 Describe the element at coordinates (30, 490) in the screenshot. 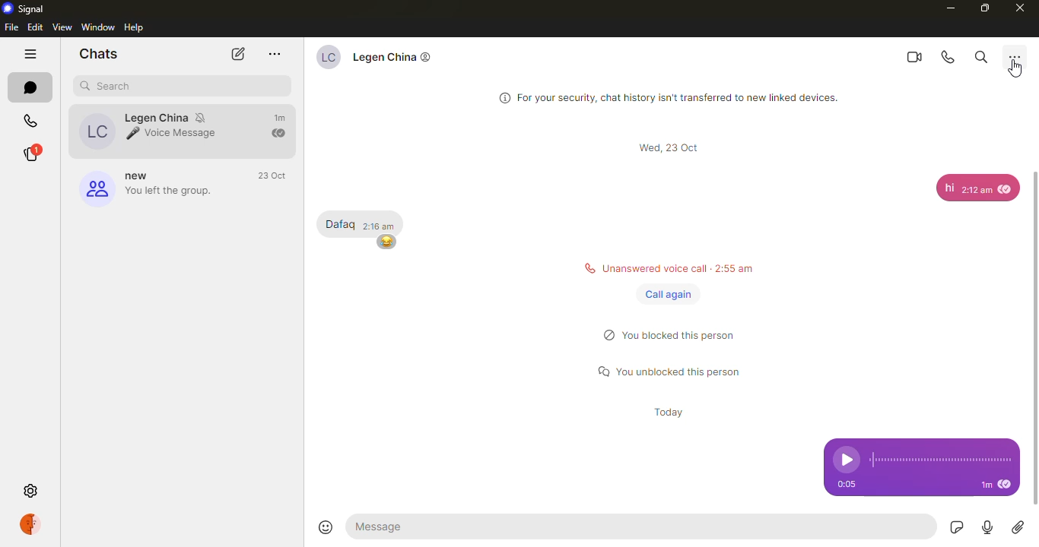

I see `settings` at that location.